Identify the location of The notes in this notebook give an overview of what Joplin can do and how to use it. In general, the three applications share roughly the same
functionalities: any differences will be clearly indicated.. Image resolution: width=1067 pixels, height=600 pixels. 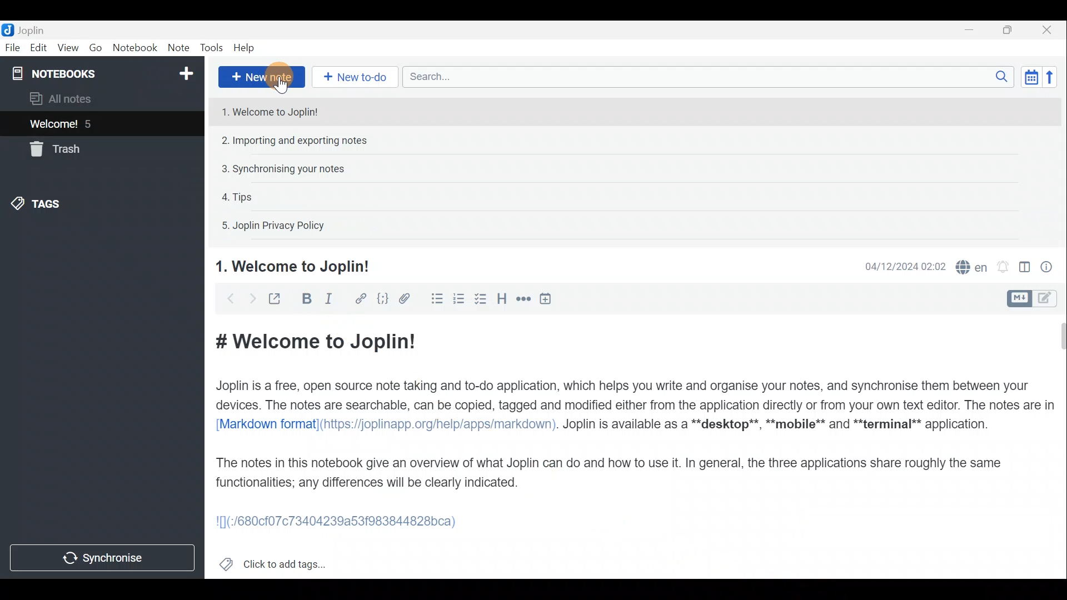
(609, 472).